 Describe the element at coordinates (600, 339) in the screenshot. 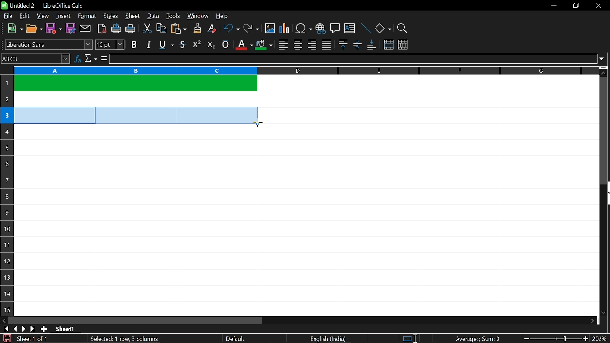

I see `current zoom` at that location.